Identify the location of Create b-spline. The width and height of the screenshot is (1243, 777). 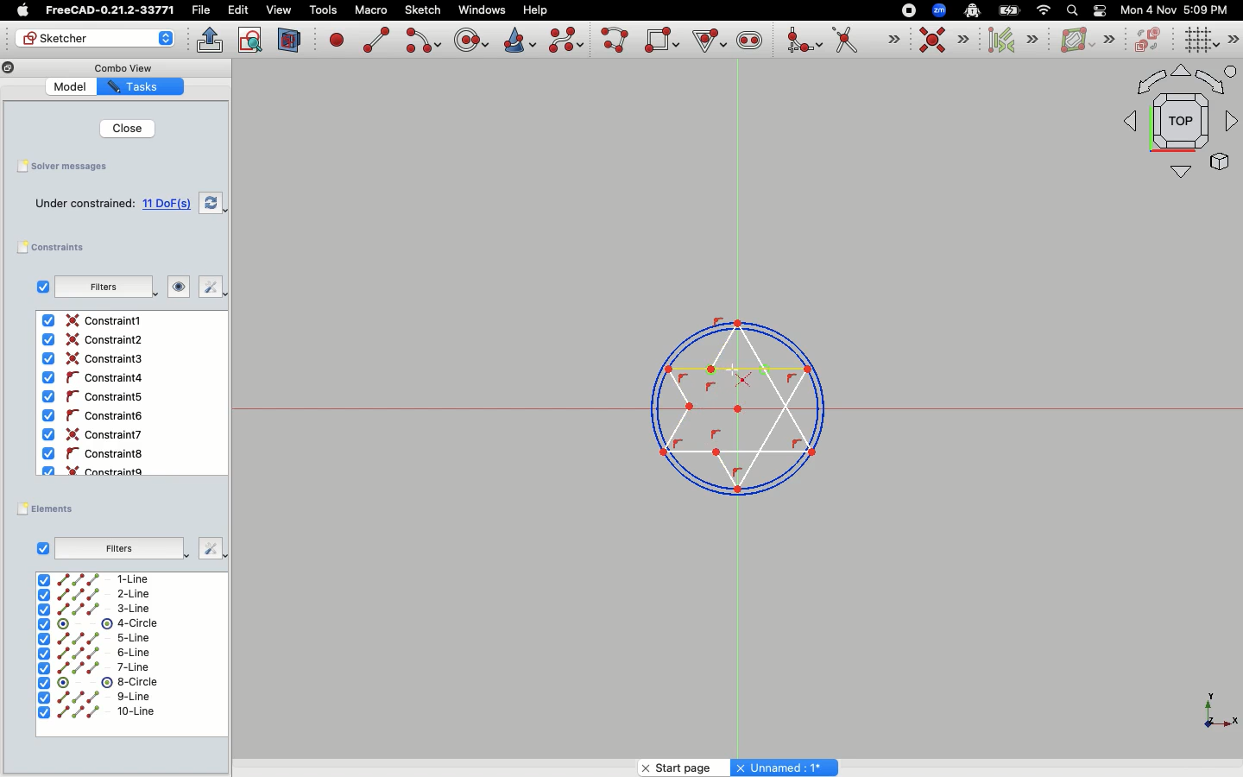
(566, 40).